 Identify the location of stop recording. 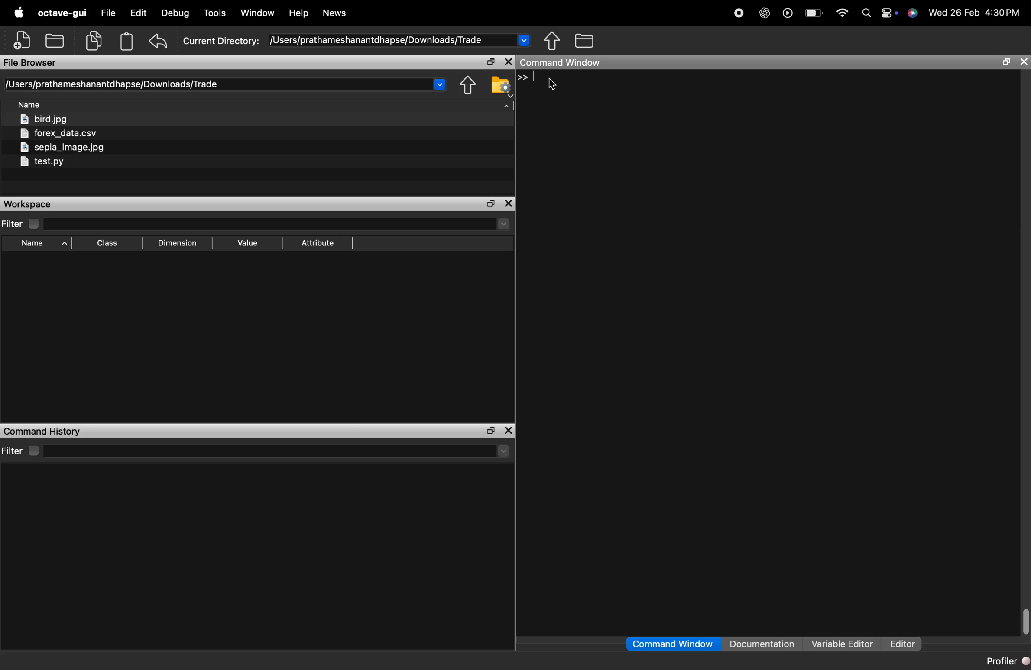
(739, 13).